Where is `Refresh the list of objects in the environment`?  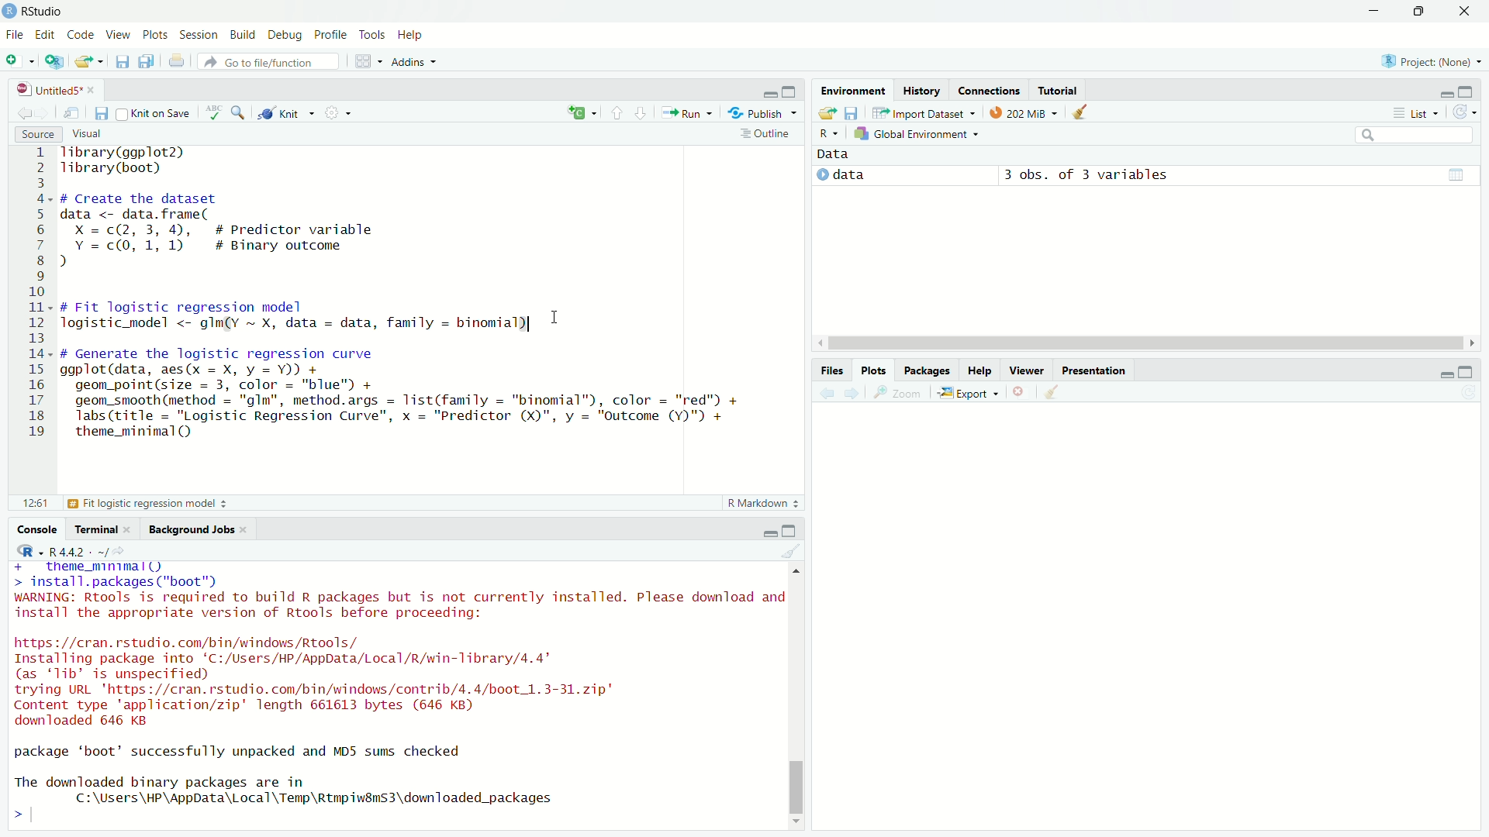 Refresh the list of objects in the environment is located at coordinates (1463, 112).